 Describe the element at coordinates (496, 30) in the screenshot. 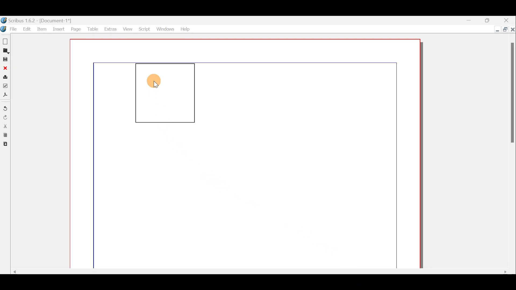

I see `Minimise` at that location.